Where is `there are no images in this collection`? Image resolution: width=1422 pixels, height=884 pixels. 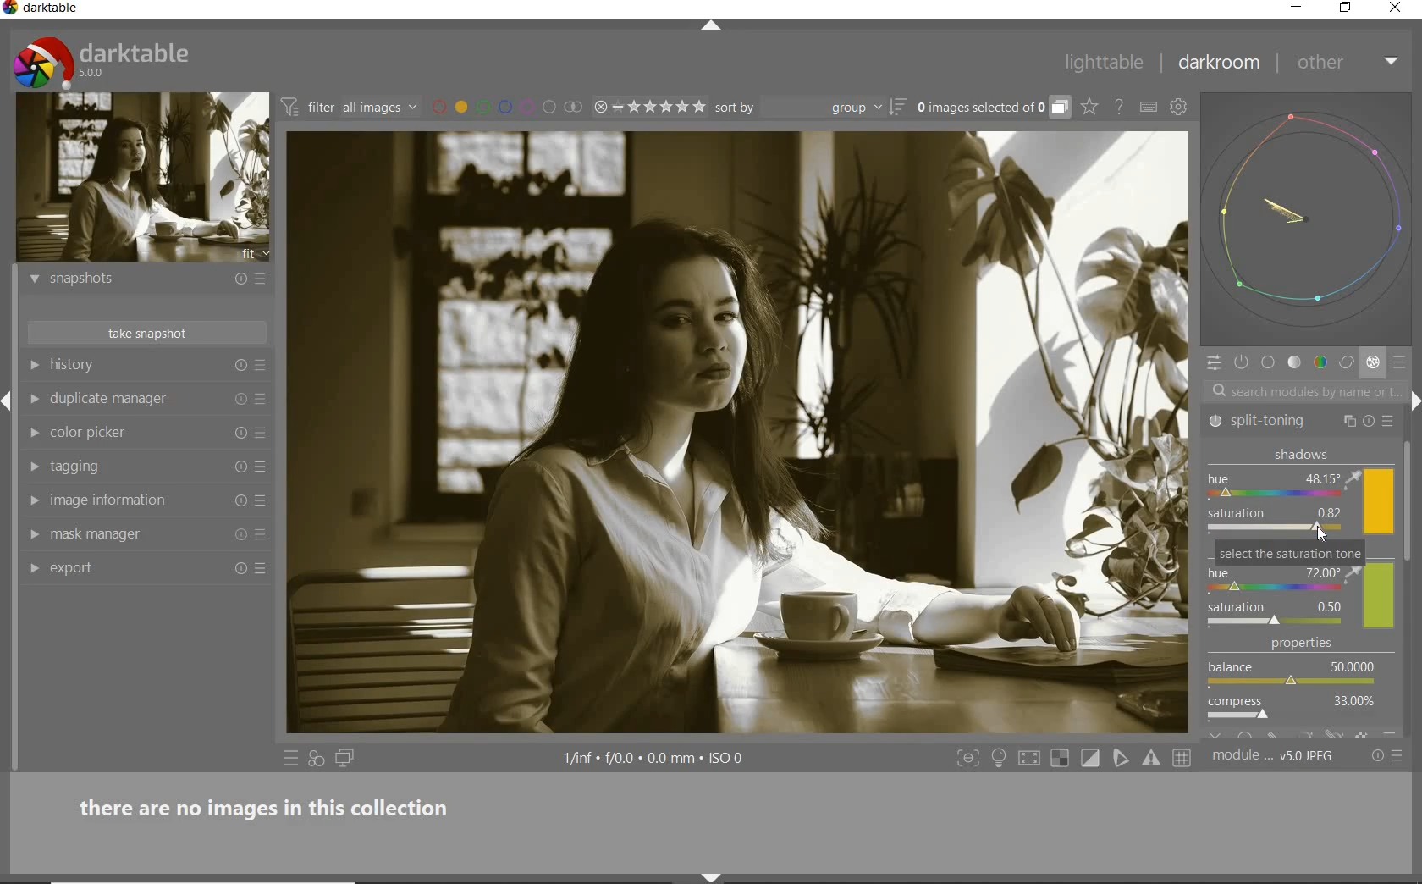
there are no images in this collection is located at coordinates (273, 805).